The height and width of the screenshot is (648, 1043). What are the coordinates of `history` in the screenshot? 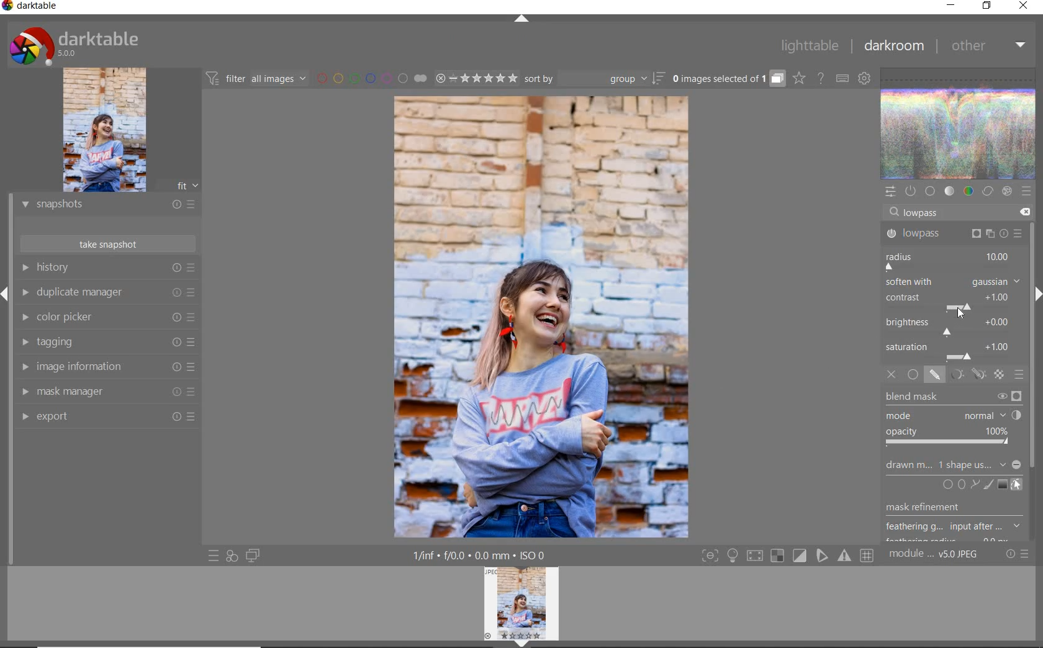 It's located at (112, 268).